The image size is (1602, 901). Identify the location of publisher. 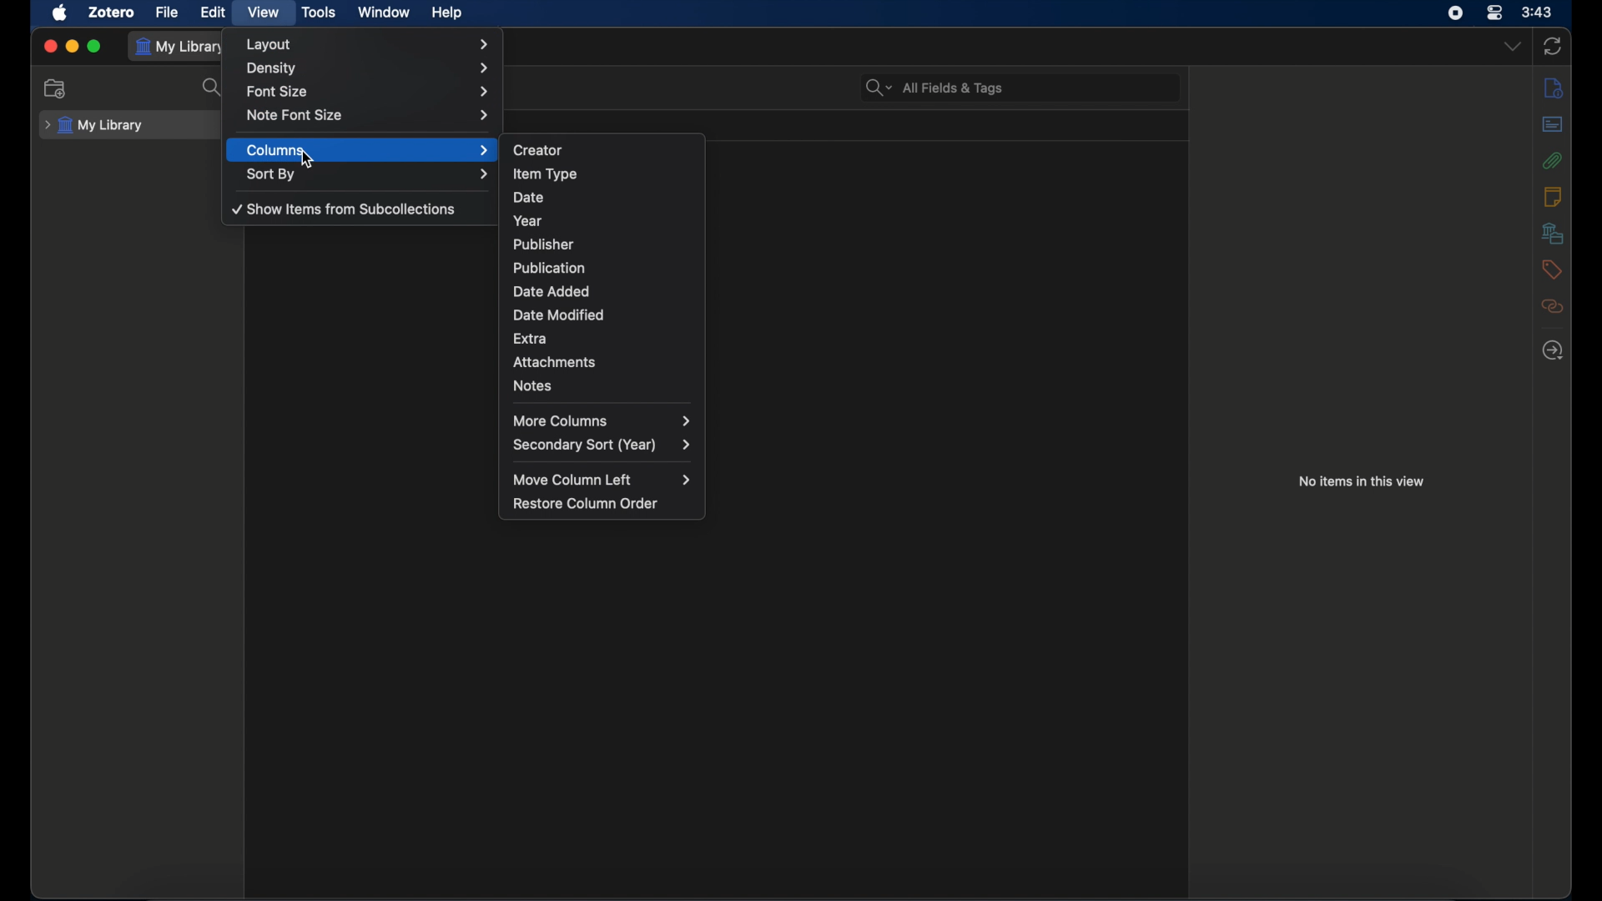
(602, 242).